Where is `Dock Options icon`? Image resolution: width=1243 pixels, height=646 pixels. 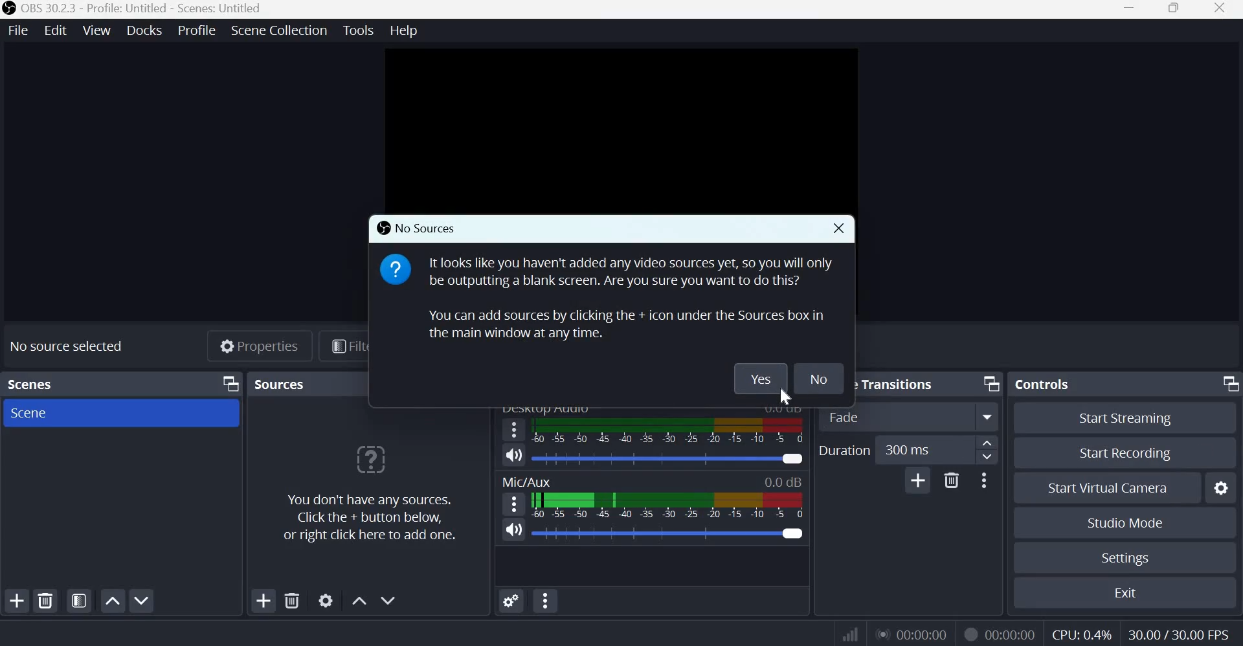 Dock Options icon is located at coordinates (229, 384).